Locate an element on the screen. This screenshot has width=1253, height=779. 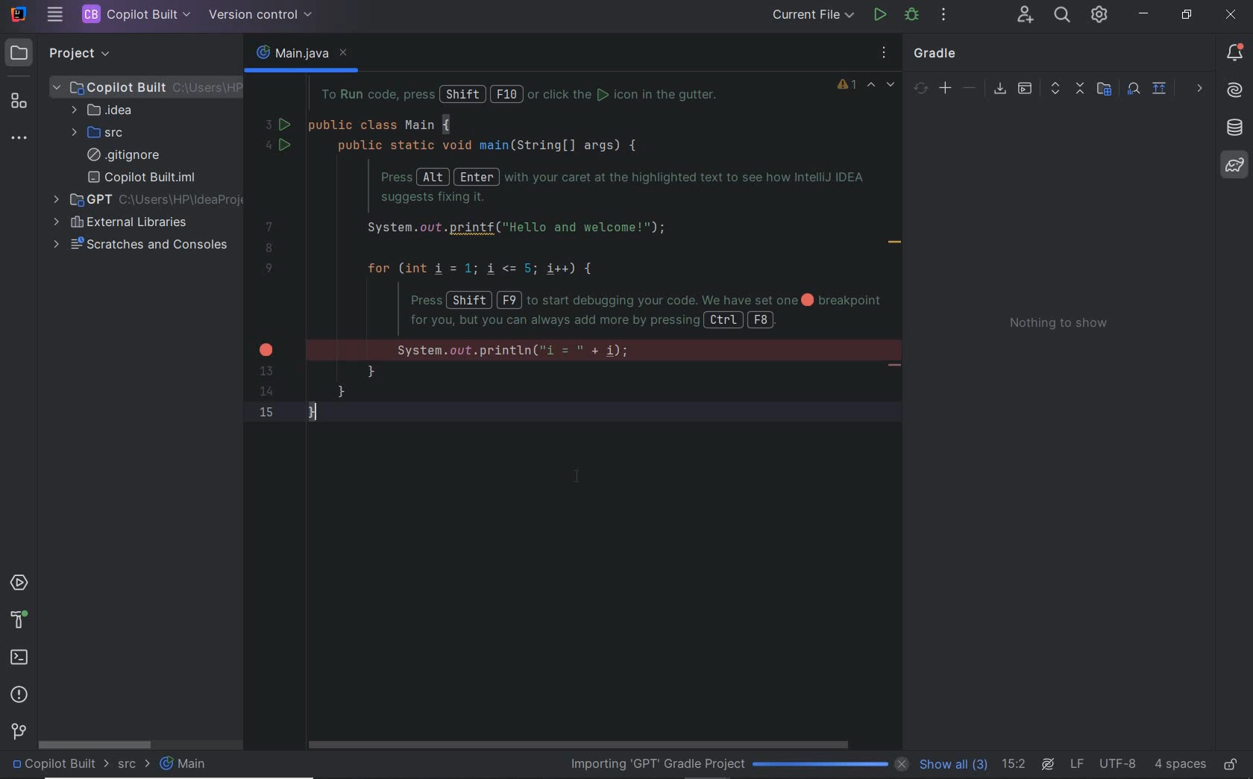
4 is located at coordinates (267, 146).